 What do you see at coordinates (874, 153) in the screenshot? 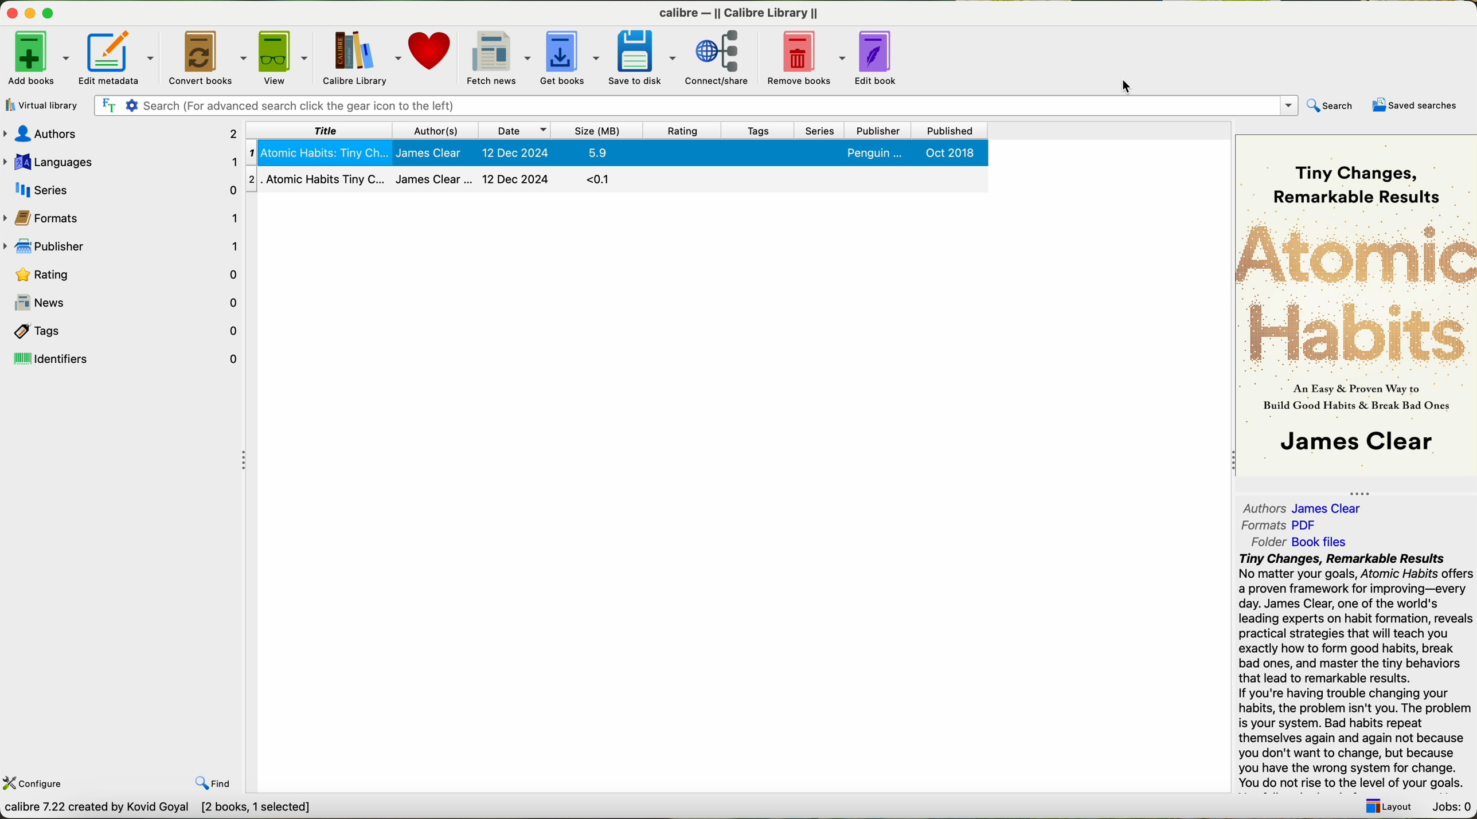
I see `Penguin` at bounding box center [874, 153].